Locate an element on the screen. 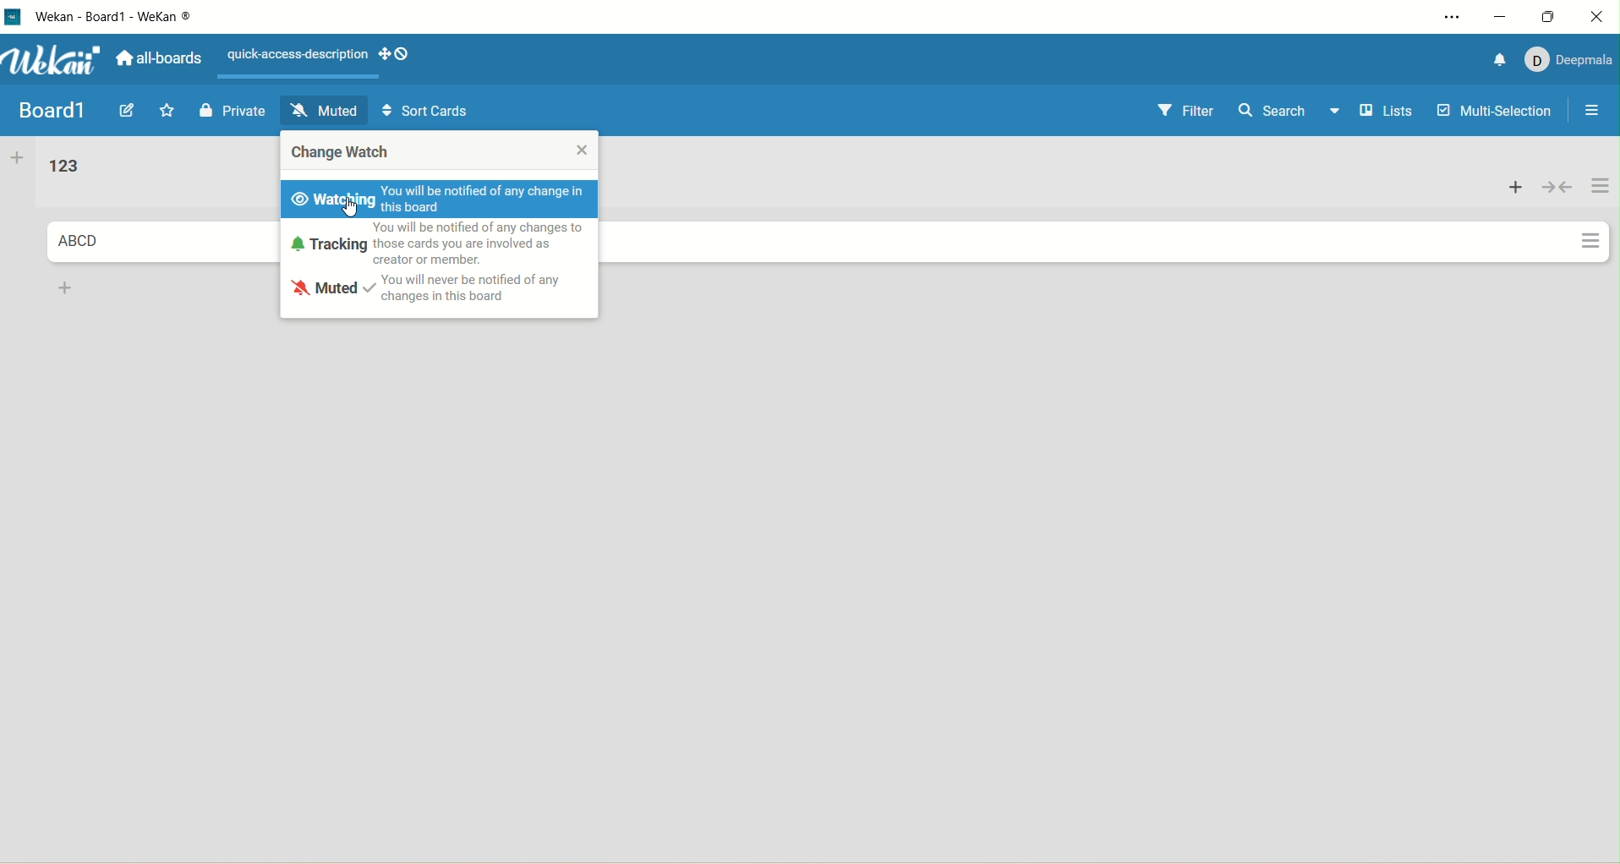 The width and height of the screenshot is (1620, 864). lists is located at coordinates (1377, 111).